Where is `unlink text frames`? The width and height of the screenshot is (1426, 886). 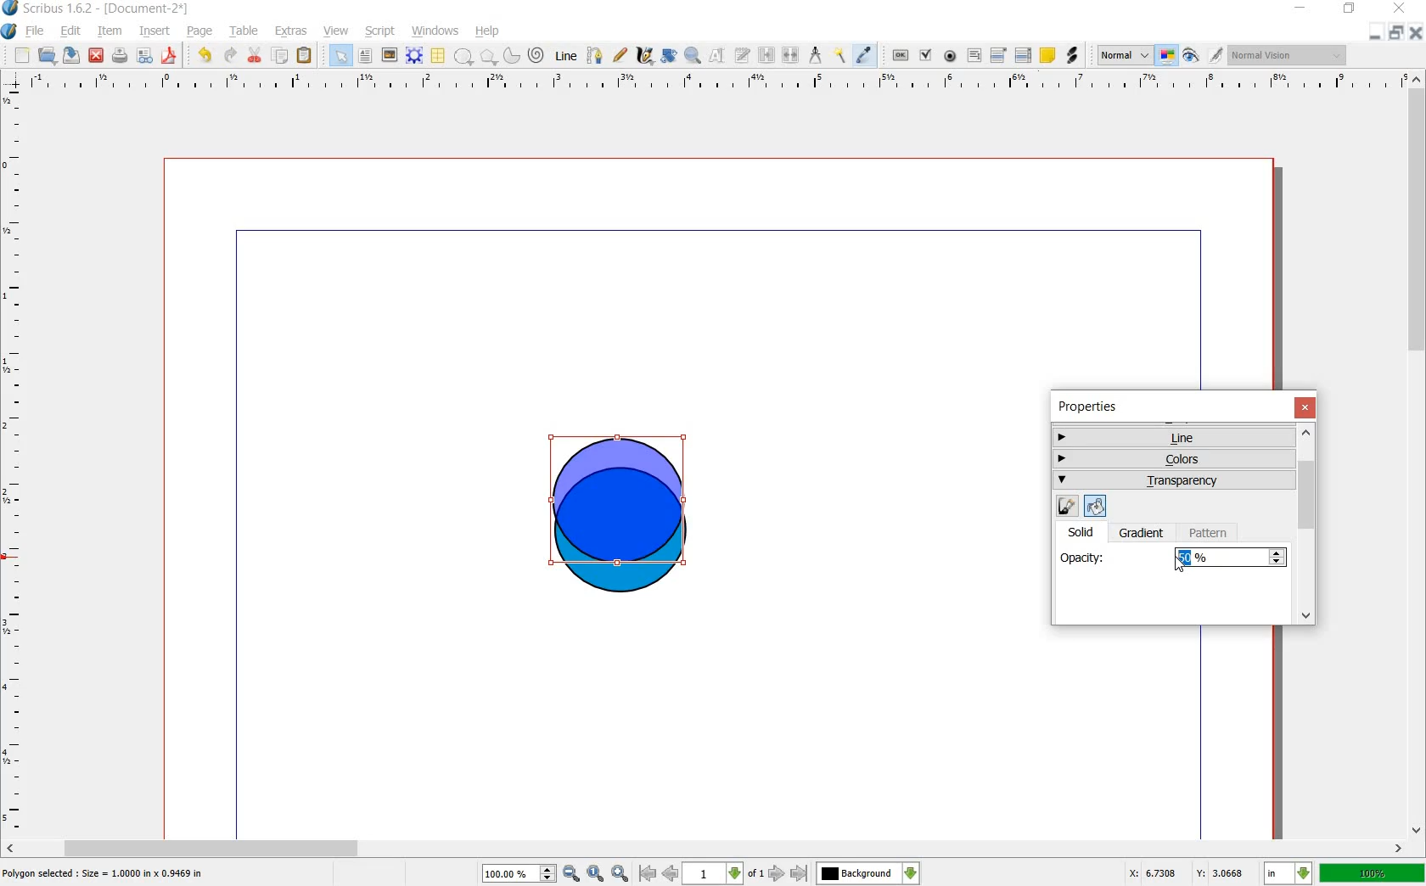 unlink text frames is located at coordinates (793, 56).